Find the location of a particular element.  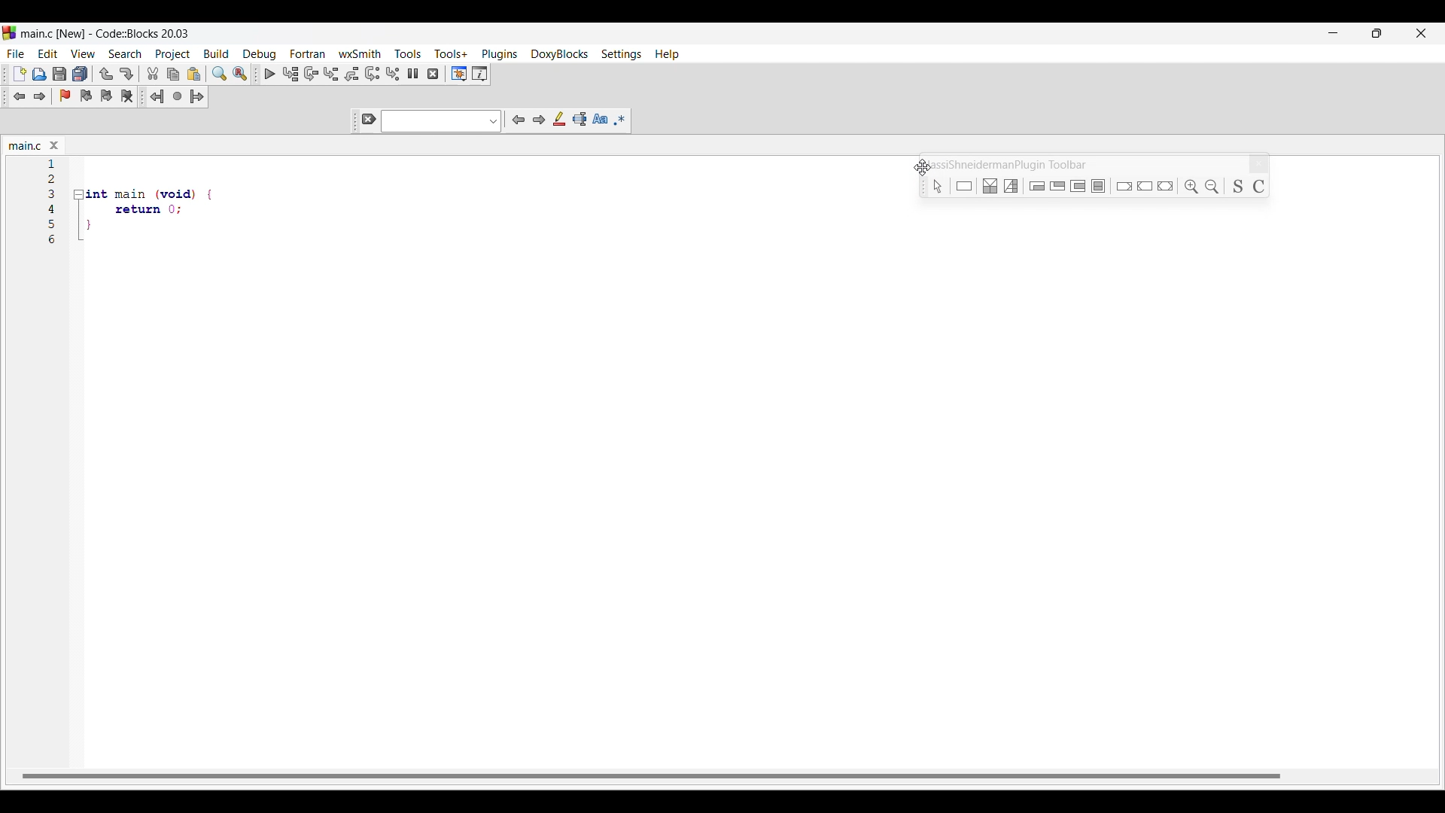

Jump back  is located at coordinates (157, 96).